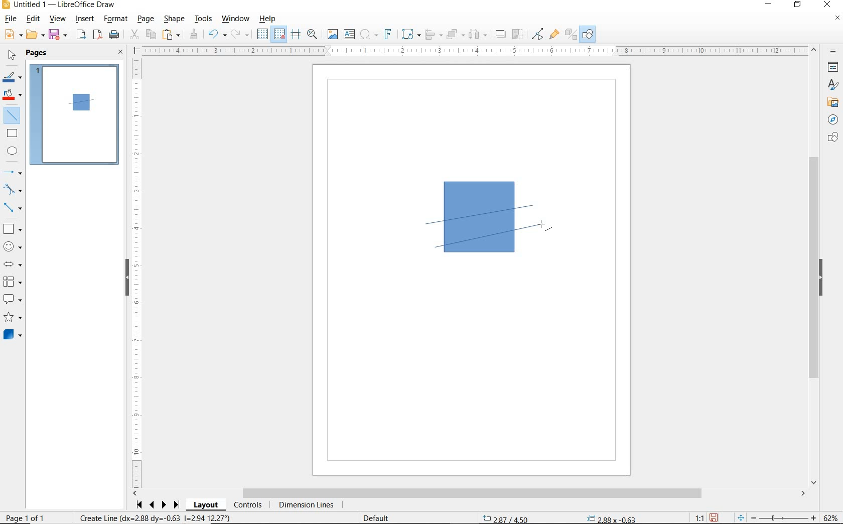 The height and width of the screenshot is (524, 843). Describe the element at coordinates (11, 57) in the screenshot. I see `SELECT` at that location.